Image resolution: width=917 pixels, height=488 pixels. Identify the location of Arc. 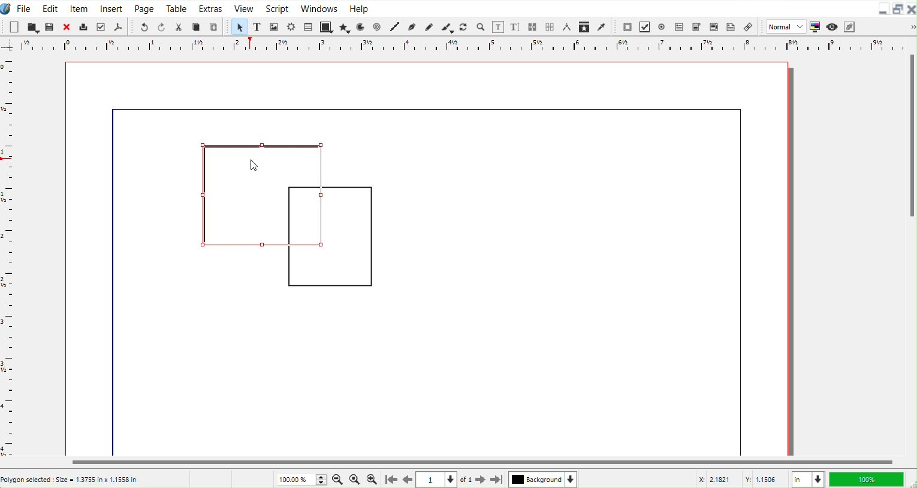
(362, 26).